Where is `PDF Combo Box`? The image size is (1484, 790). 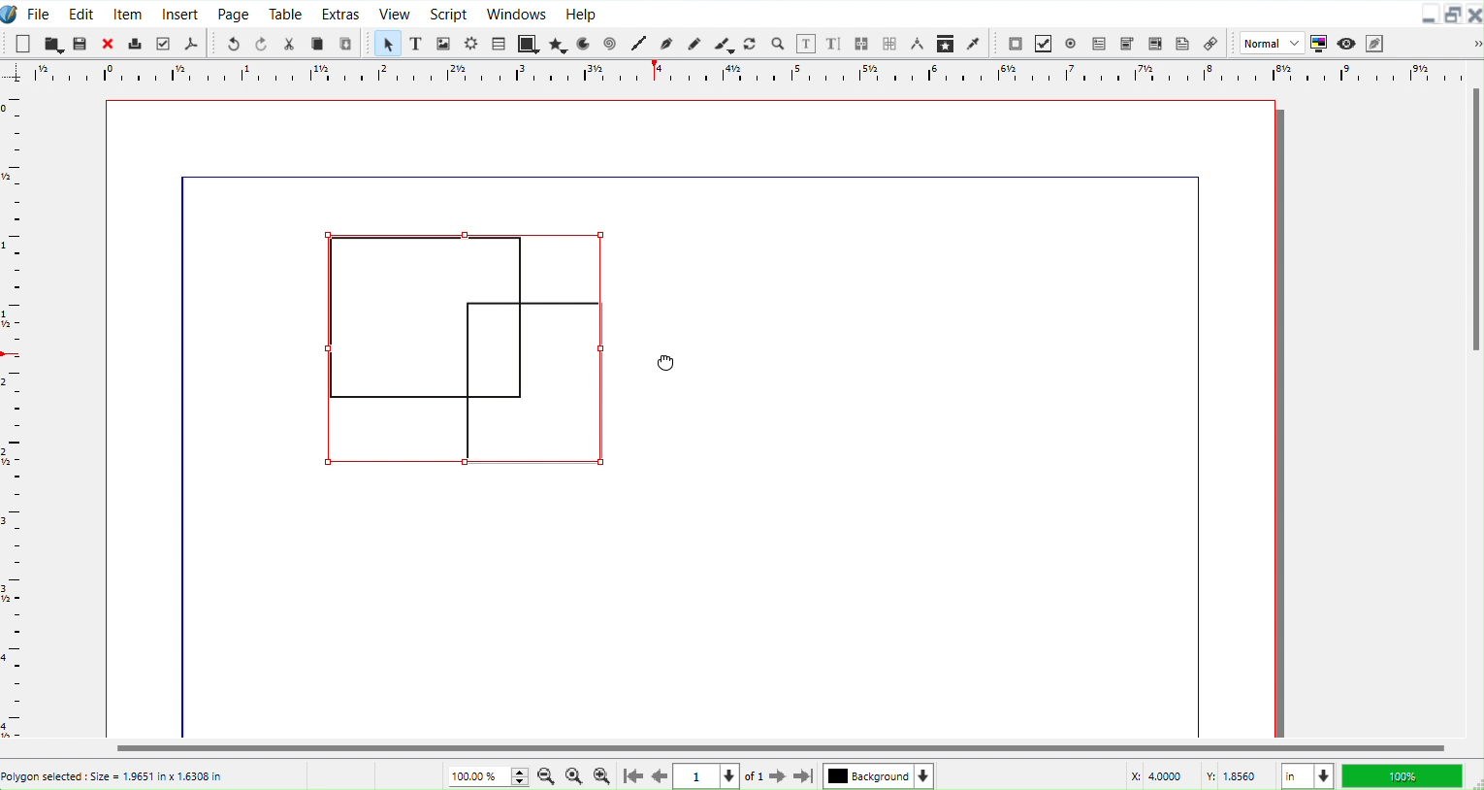 PDF Combo Box is located at coordinates (1127, 43).